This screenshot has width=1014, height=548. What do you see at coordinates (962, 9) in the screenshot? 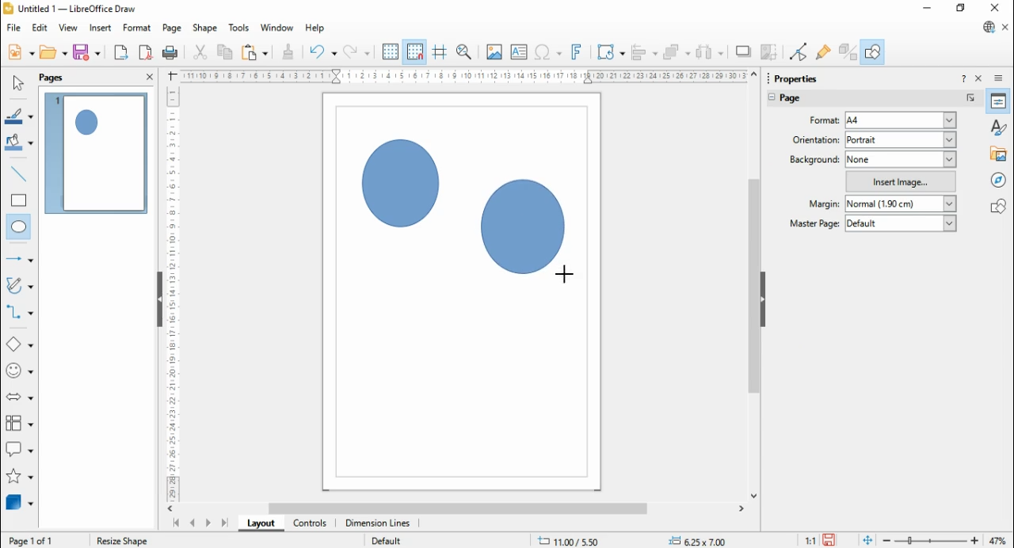
I see `restore` at bounding box center [962, 9].